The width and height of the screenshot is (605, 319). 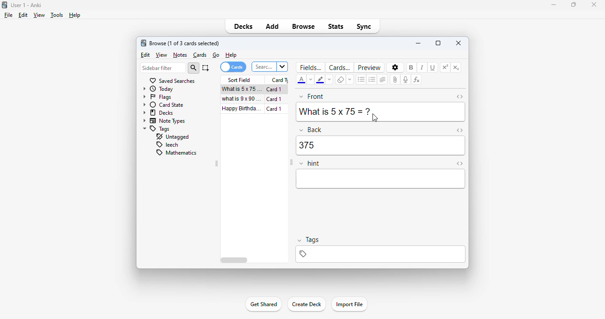 I want to click on cursor, so click(x=375, y=118).